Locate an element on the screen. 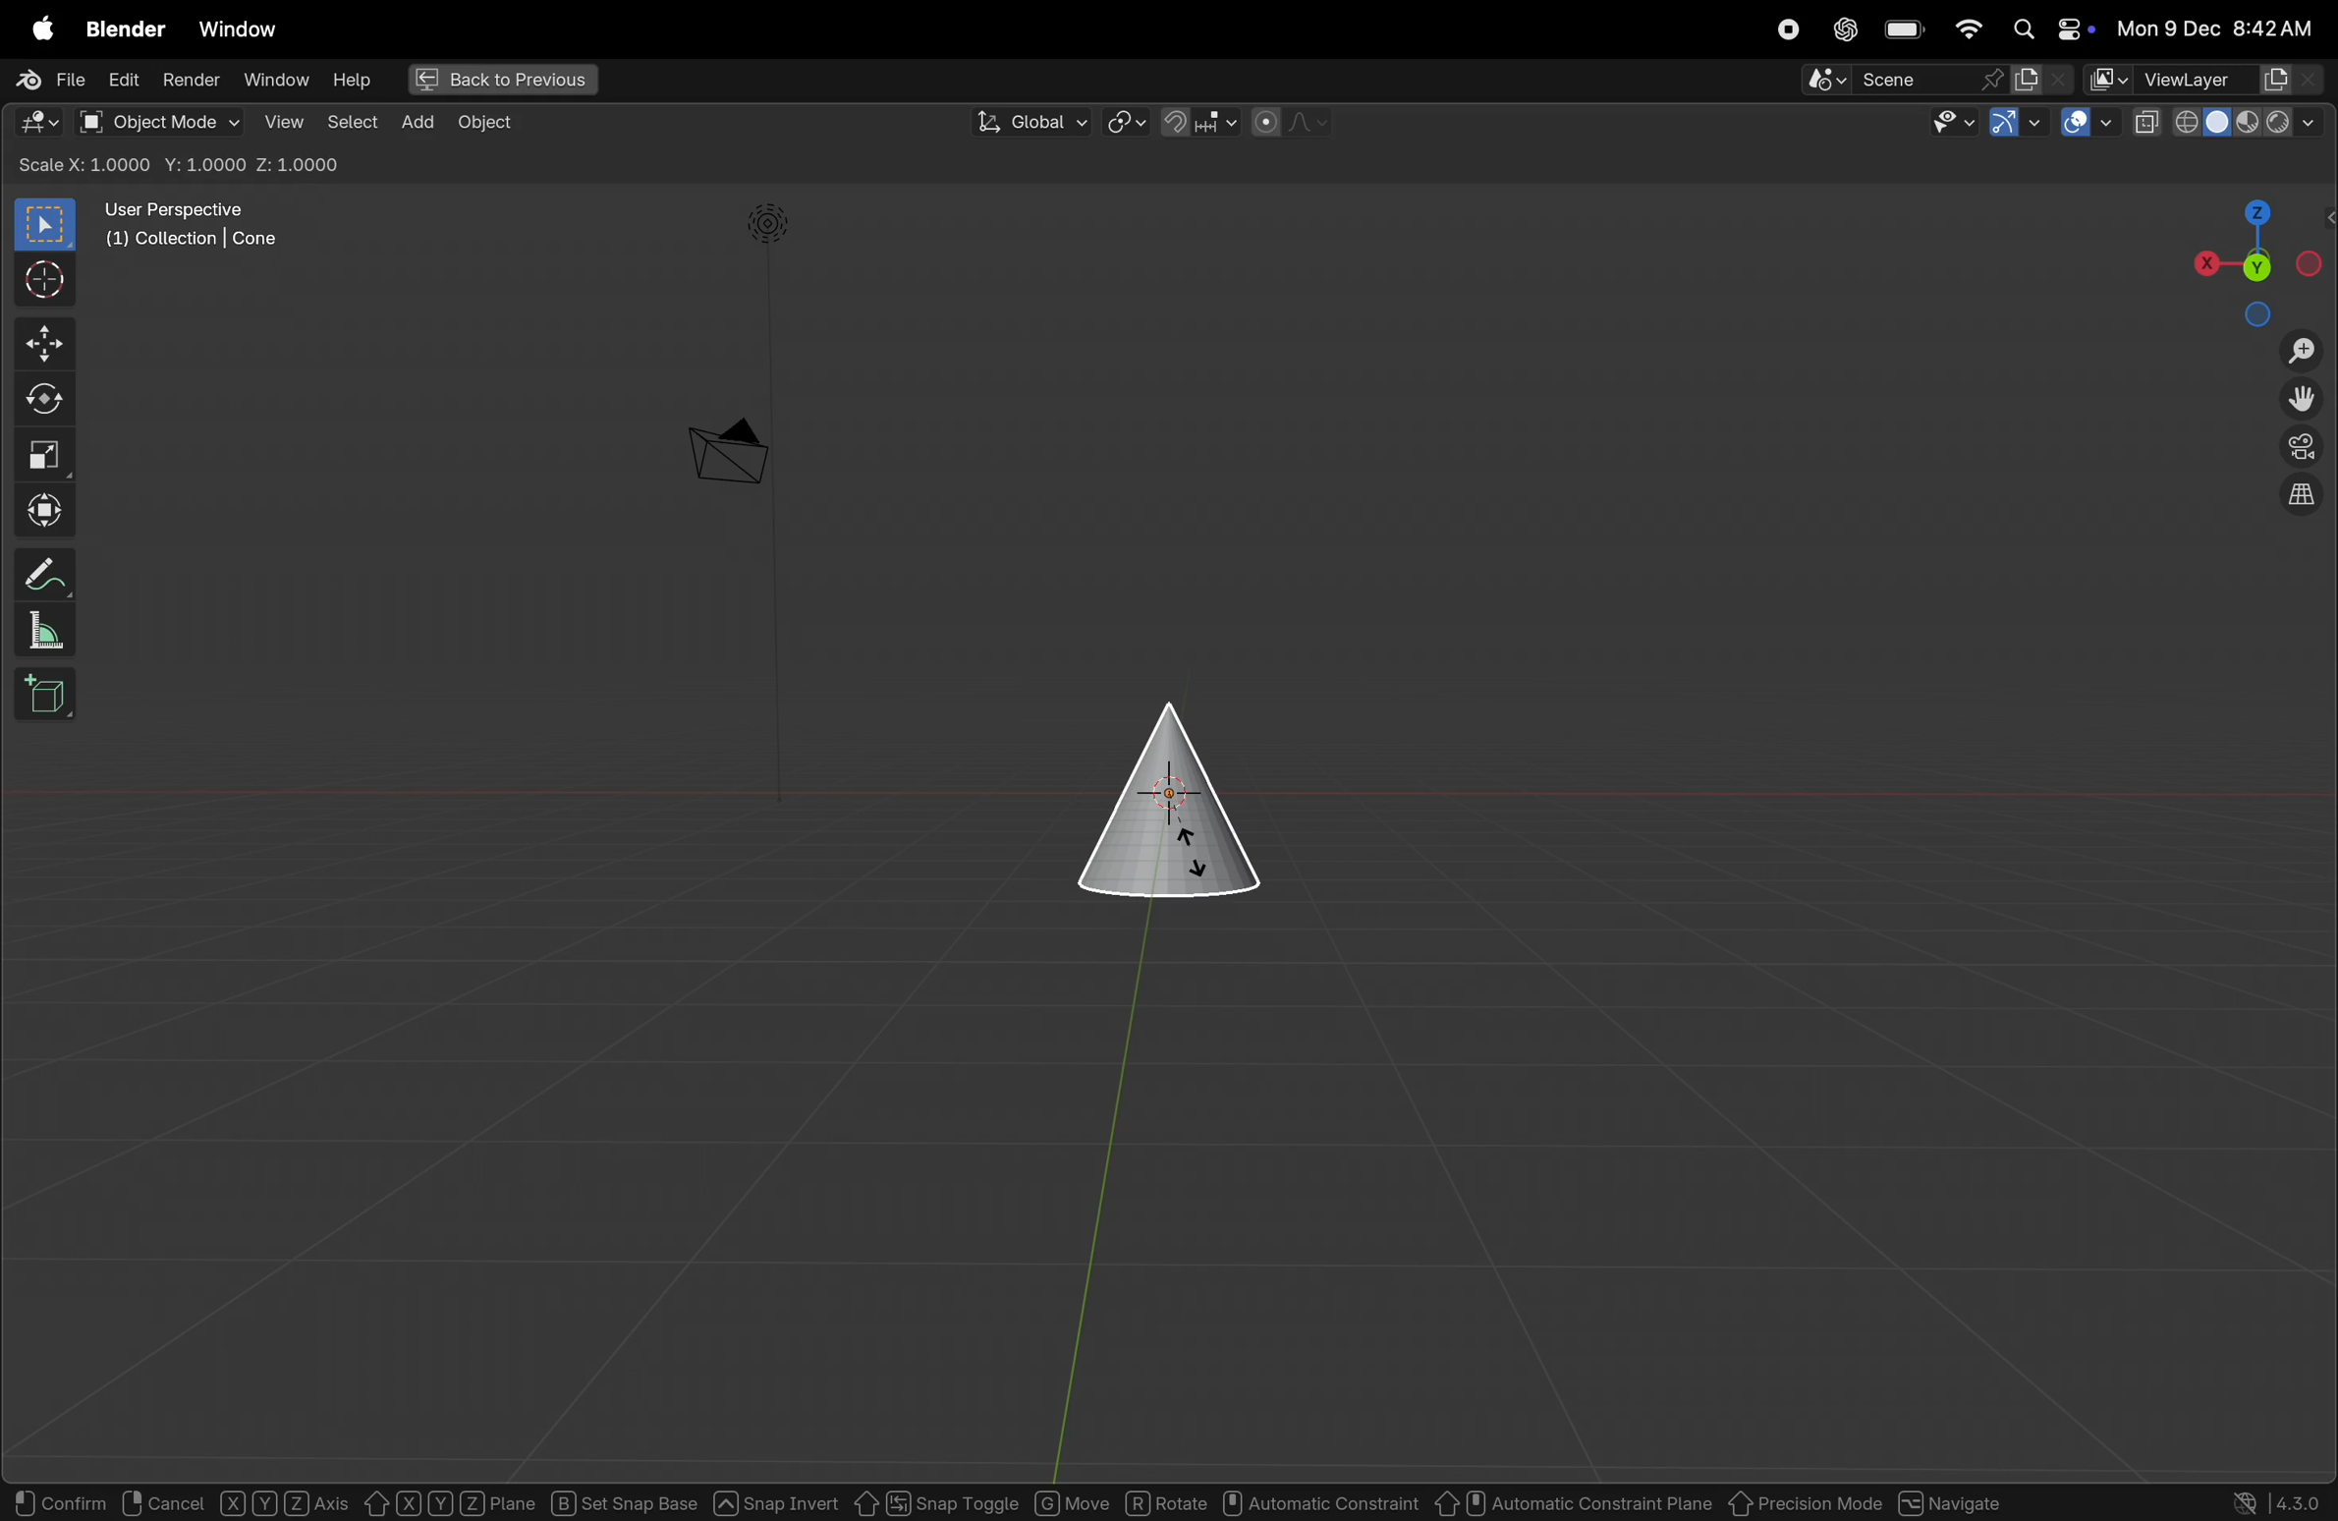  move is located at coordinates (1075, 1502).